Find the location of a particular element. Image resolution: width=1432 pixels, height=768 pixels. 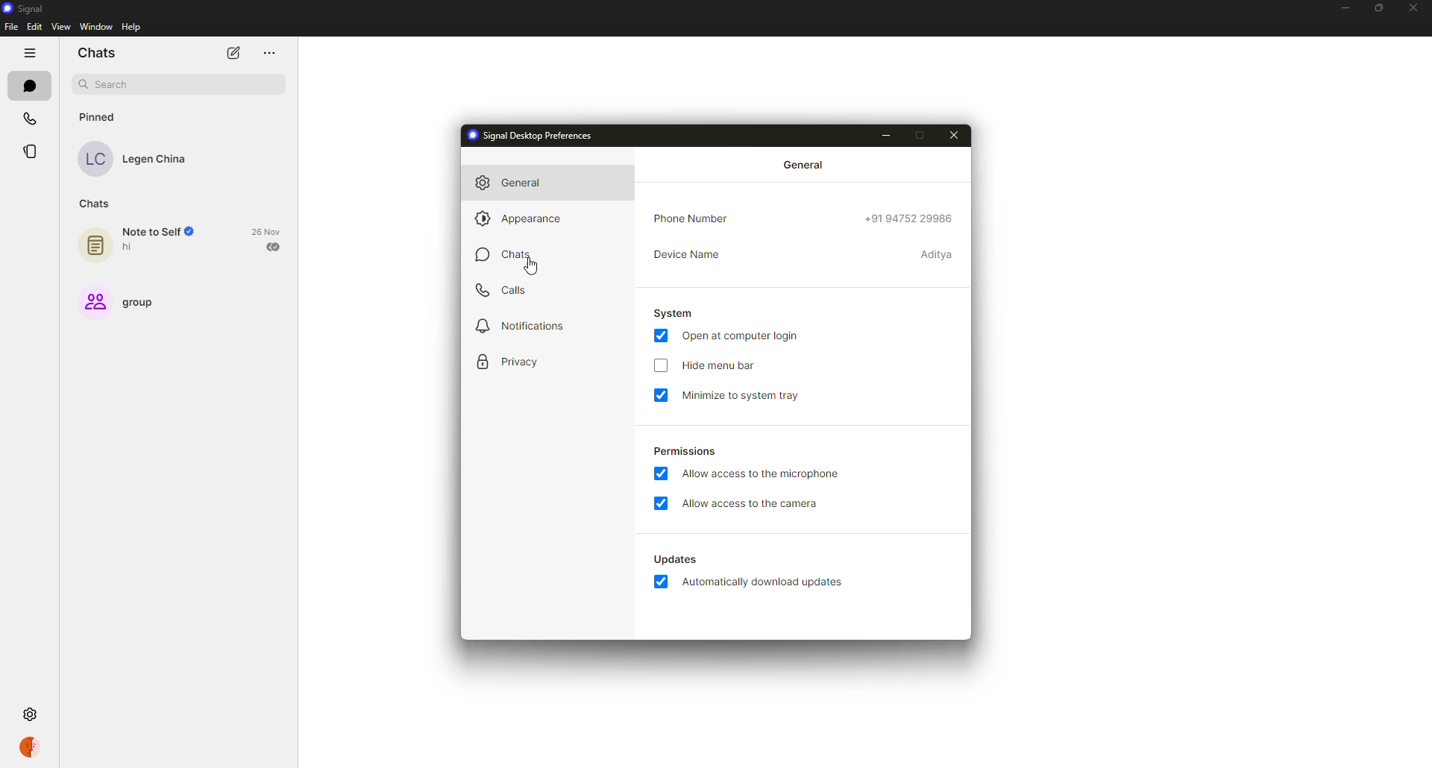

profile is located at coordinates (31, 747).